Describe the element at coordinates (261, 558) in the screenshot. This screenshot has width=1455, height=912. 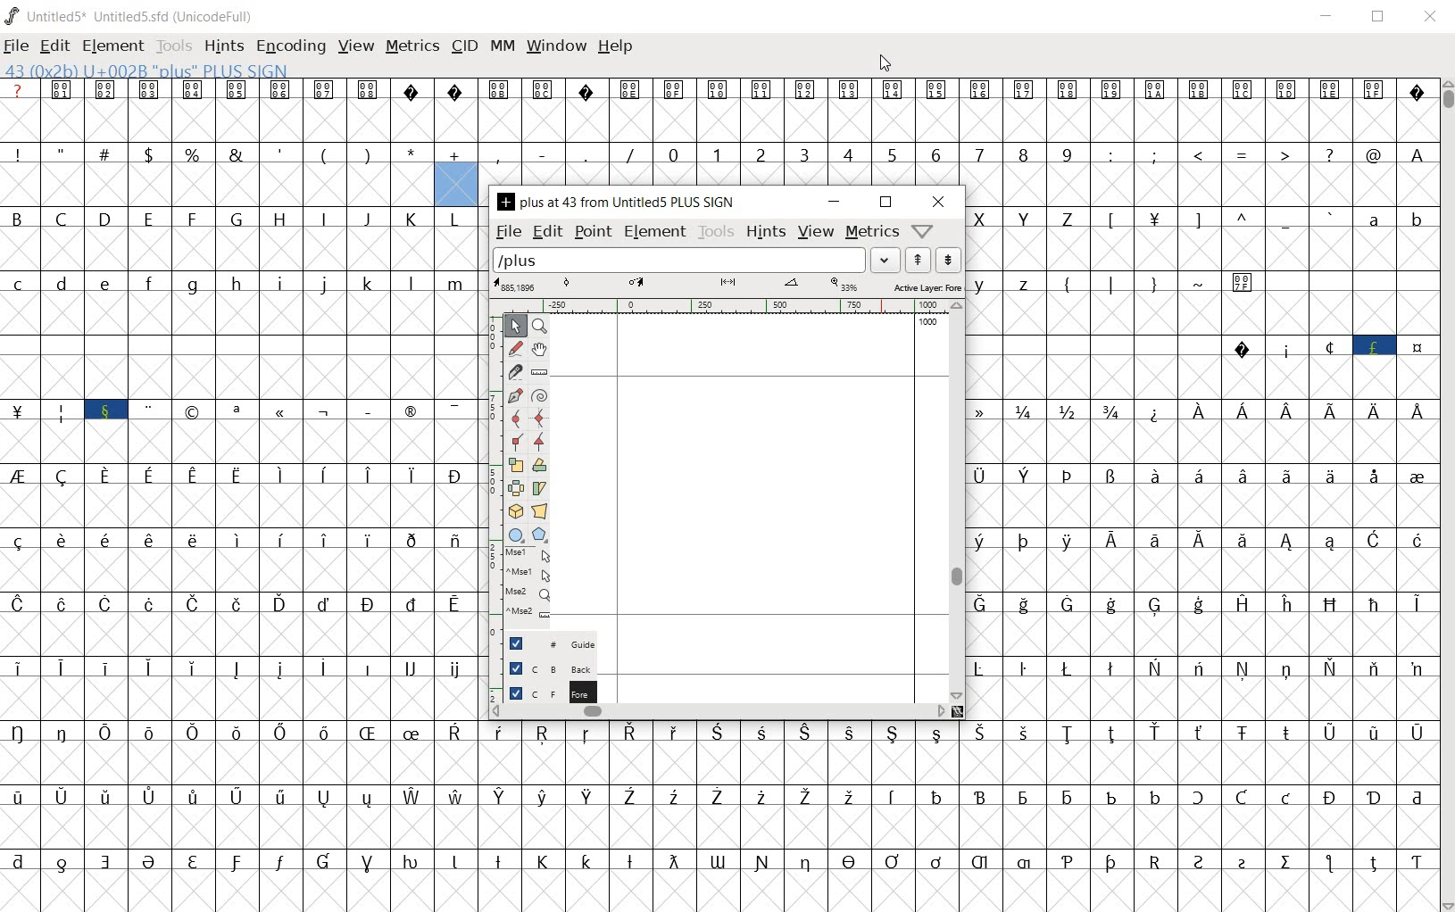
I see `Latin extended characters` at that location.